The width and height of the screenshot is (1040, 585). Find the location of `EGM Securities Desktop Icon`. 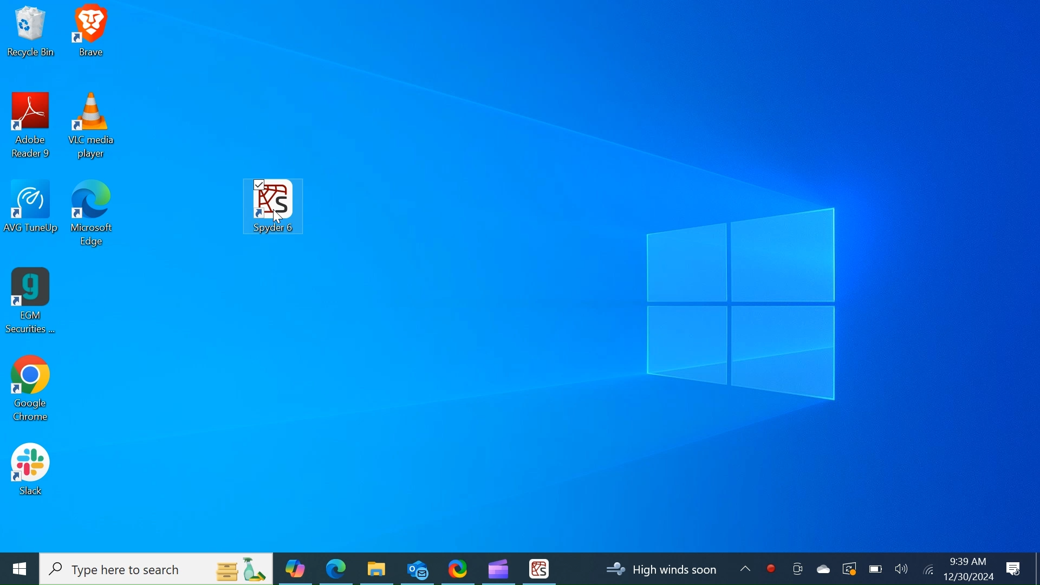

EGM Securities Desktop Icon is located at coordinates (30, 302).